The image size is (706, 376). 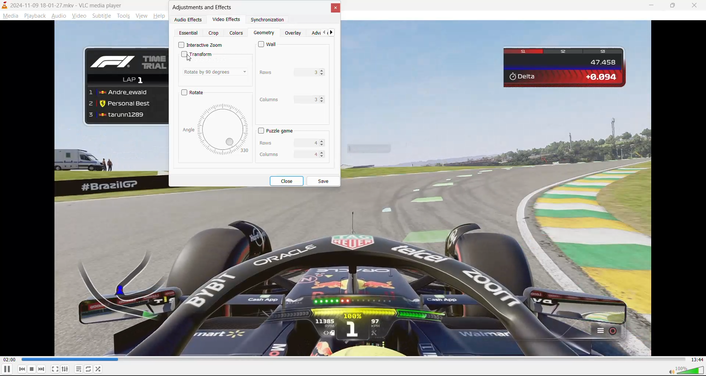 I want to click on next, so click(x=42, y=369).